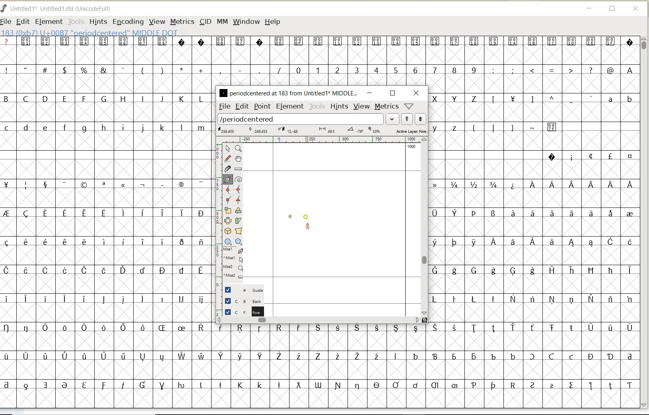  I want to click on glyph name, so click(288, 93).